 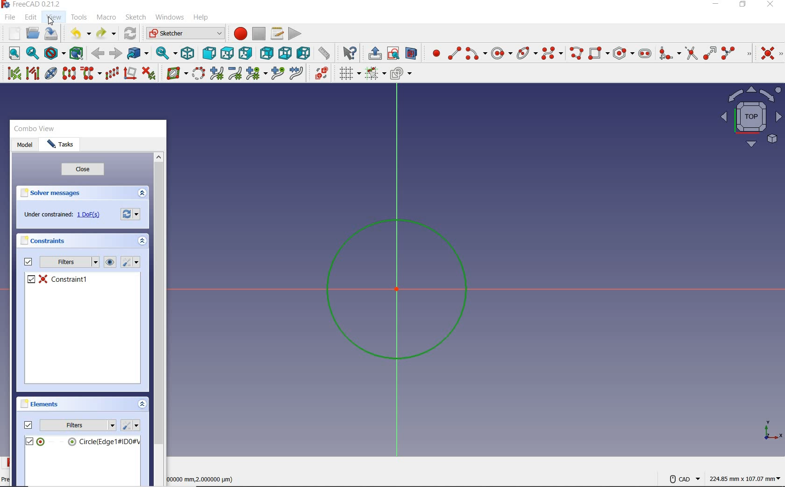 What do you see at coordinates (70, 425) in the screenshot?
I see `filters` at bounding box center [70, 425].